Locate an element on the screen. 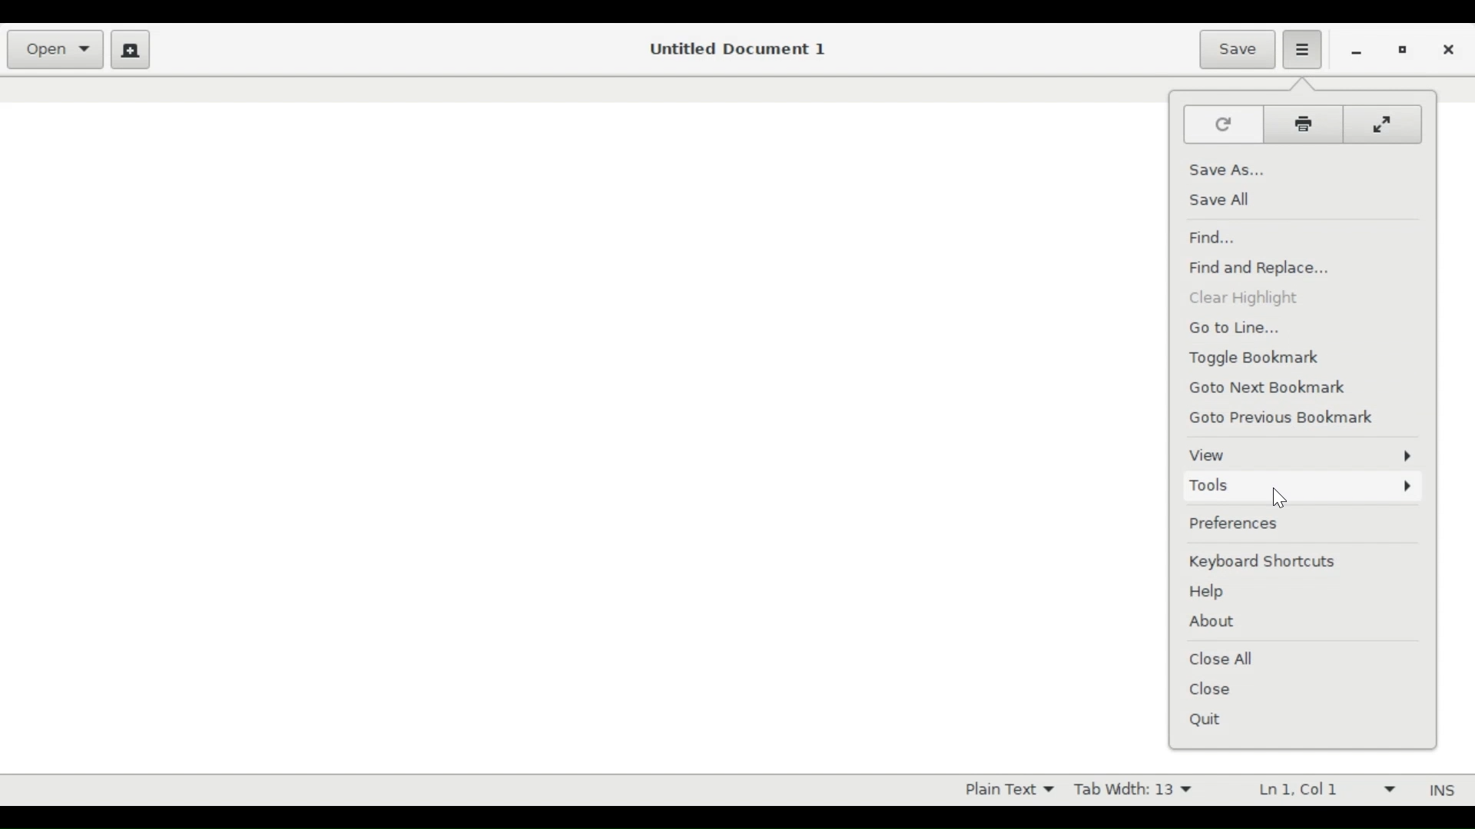  Save is located at coordinates (1236, 49).